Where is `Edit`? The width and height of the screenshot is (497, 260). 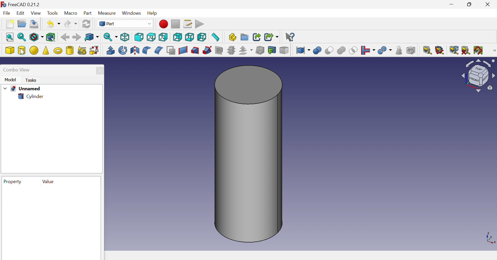
Edit is located at coordinates (20, 14).